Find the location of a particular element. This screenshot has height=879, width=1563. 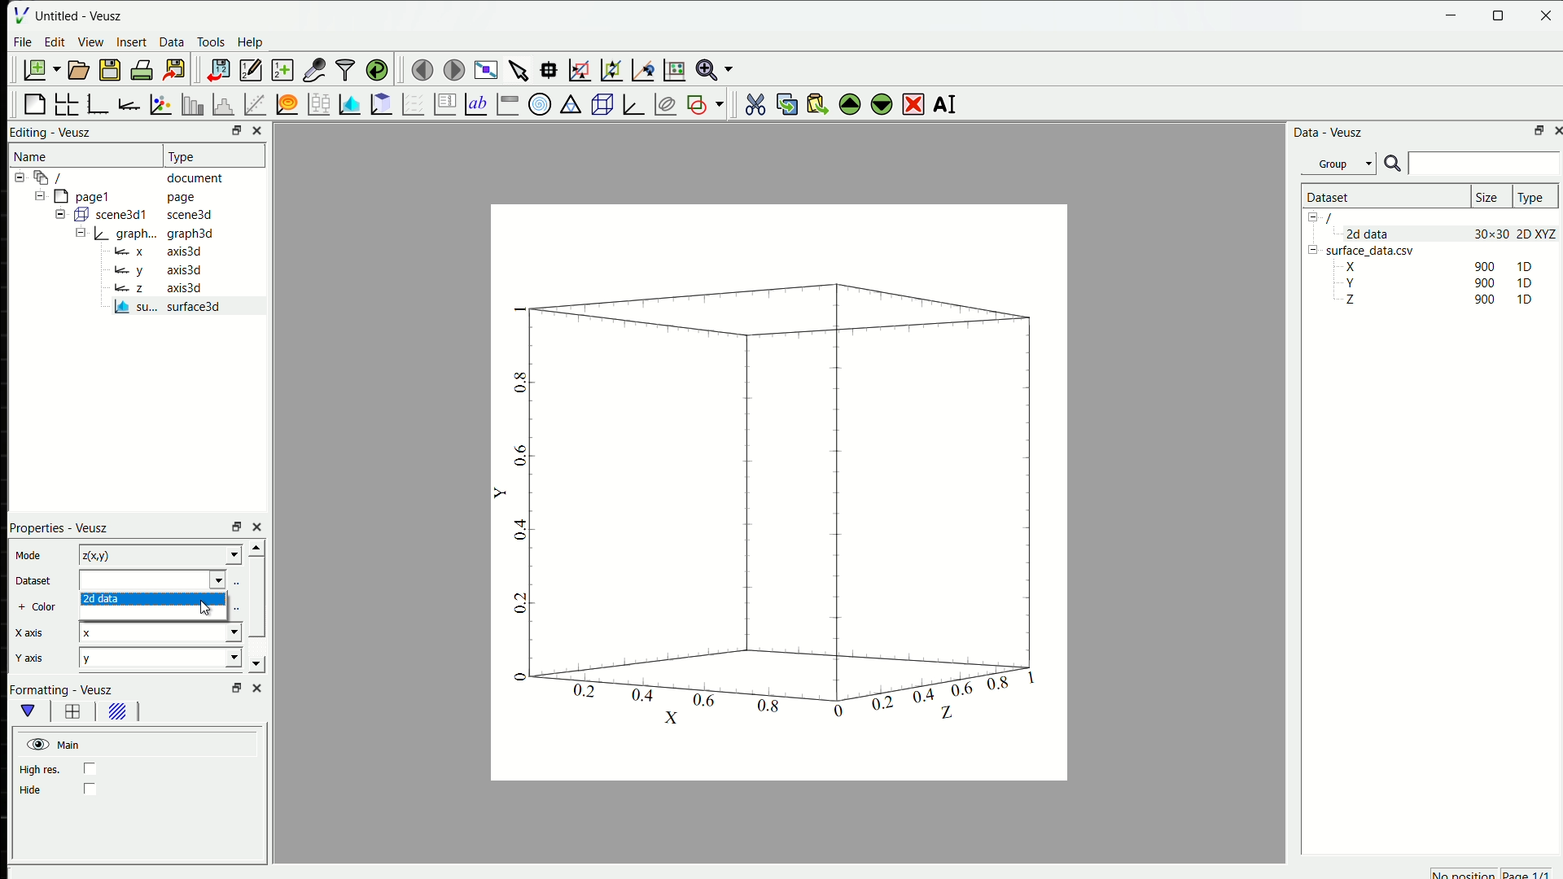

draw a rectangle to zoom graph axes is located at coordinates (580, 70).